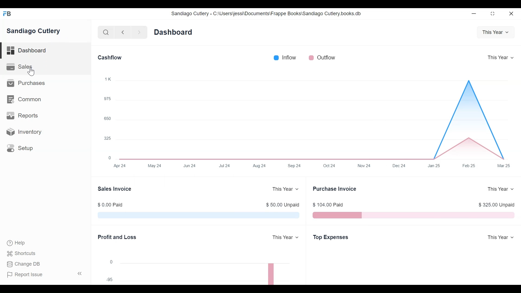  What do you see at coordinates (493, 13) in the screenshot?
I see `restore` at bounding box center [493, 13].